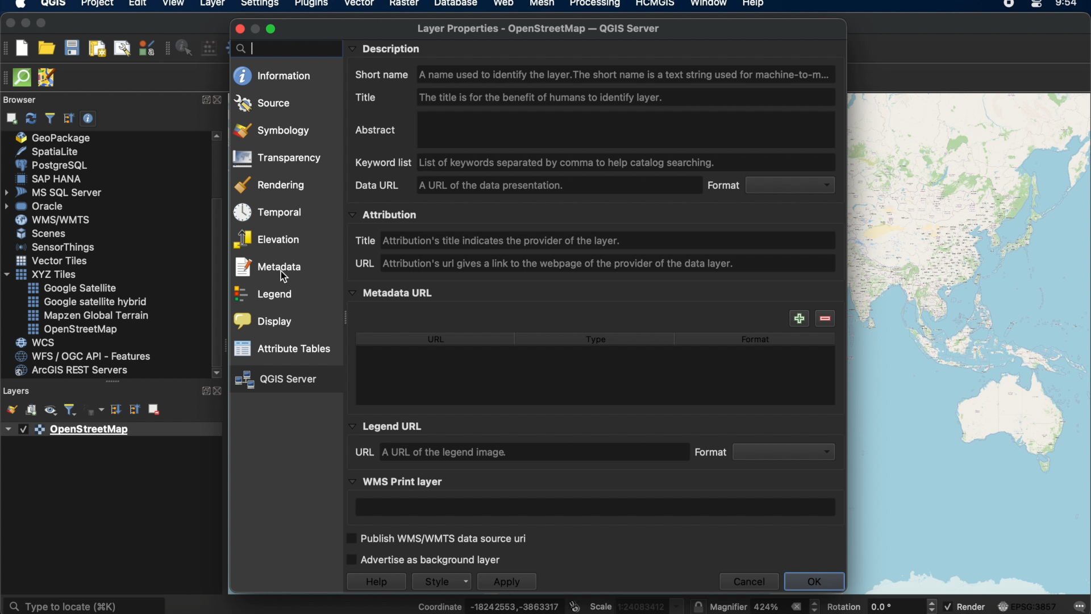 Image resolution: width=1091 pixels, height=614 pixels. Describe the element at coordinates (398, 481) in the screenshot. I see `was print layer` at that location.